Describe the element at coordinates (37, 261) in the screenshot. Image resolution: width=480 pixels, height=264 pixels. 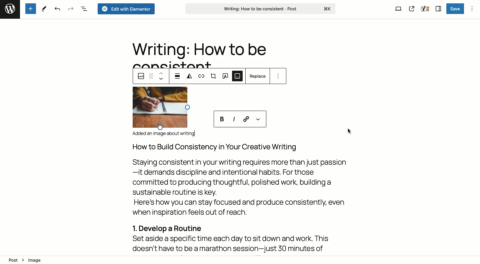
I see `image` at that location.